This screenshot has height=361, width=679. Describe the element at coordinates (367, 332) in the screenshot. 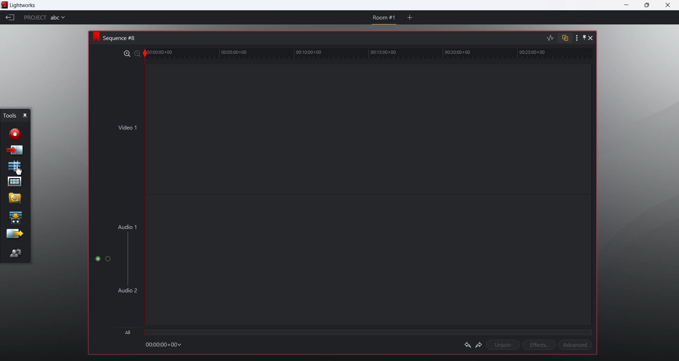

I see `video/audio progress` at that location.